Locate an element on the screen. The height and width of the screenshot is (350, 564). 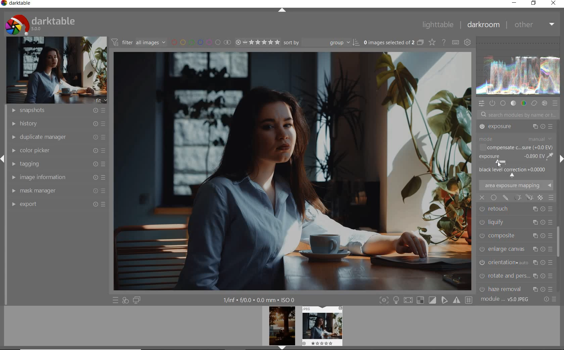
DEFINE KEYBOARD SHORTCUT is located at coordinates (456, 43).